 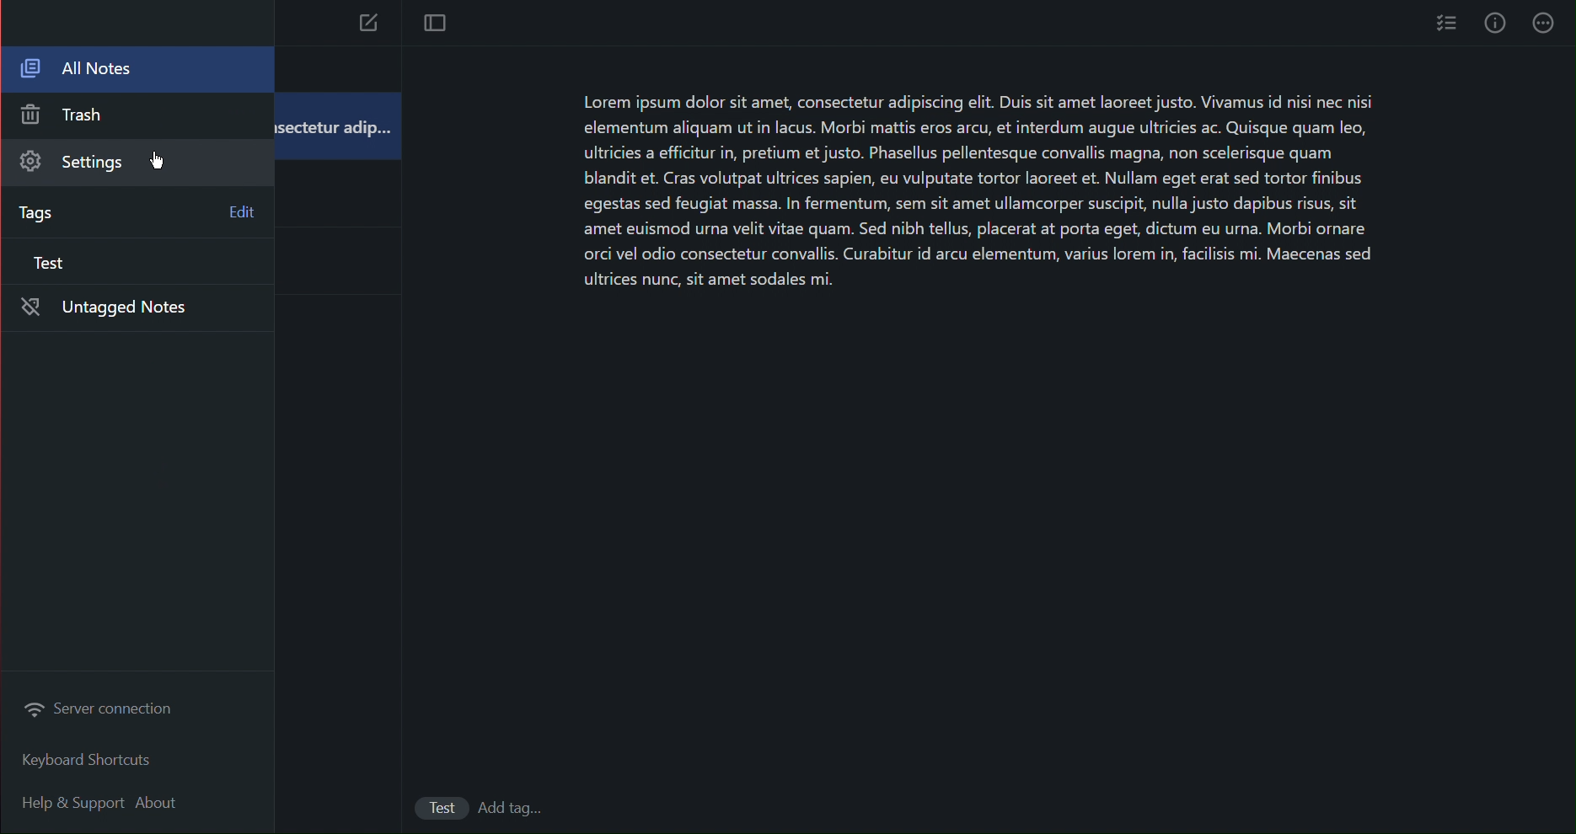 I want to click on Checklist, so click(x=1445, y=24).